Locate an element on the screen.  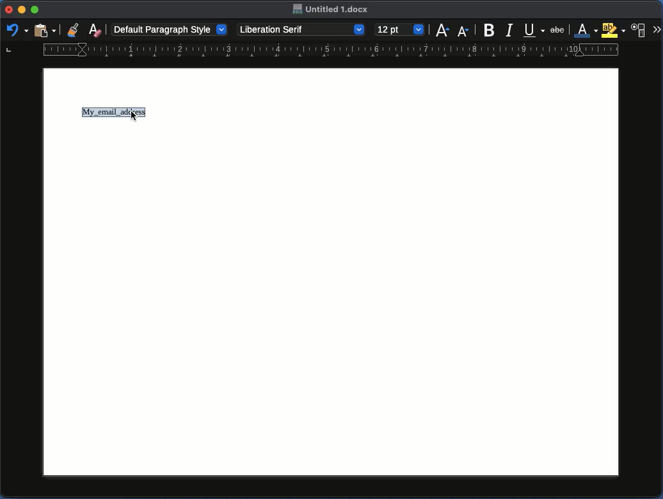
Underline is located at coordinates (533, 29).